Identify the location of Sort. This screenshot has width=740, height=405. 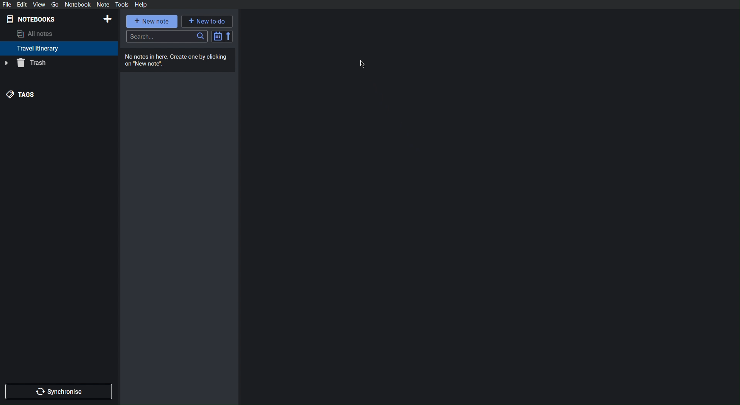
(226, 37).